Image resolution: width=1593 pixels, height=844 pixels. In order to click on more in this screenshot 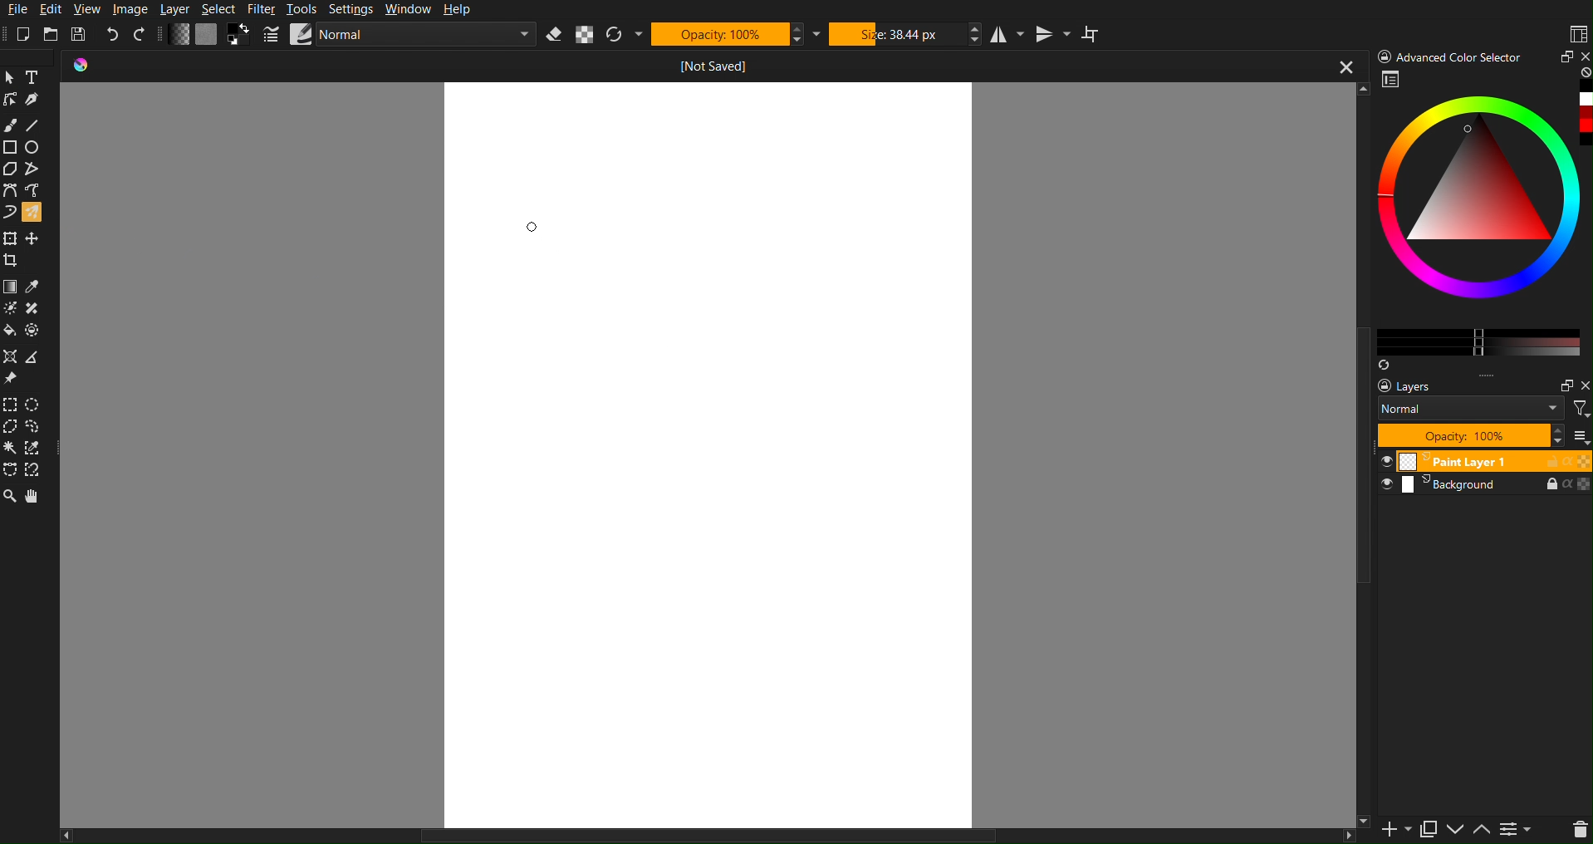, I will do `click(1500, 375)`.